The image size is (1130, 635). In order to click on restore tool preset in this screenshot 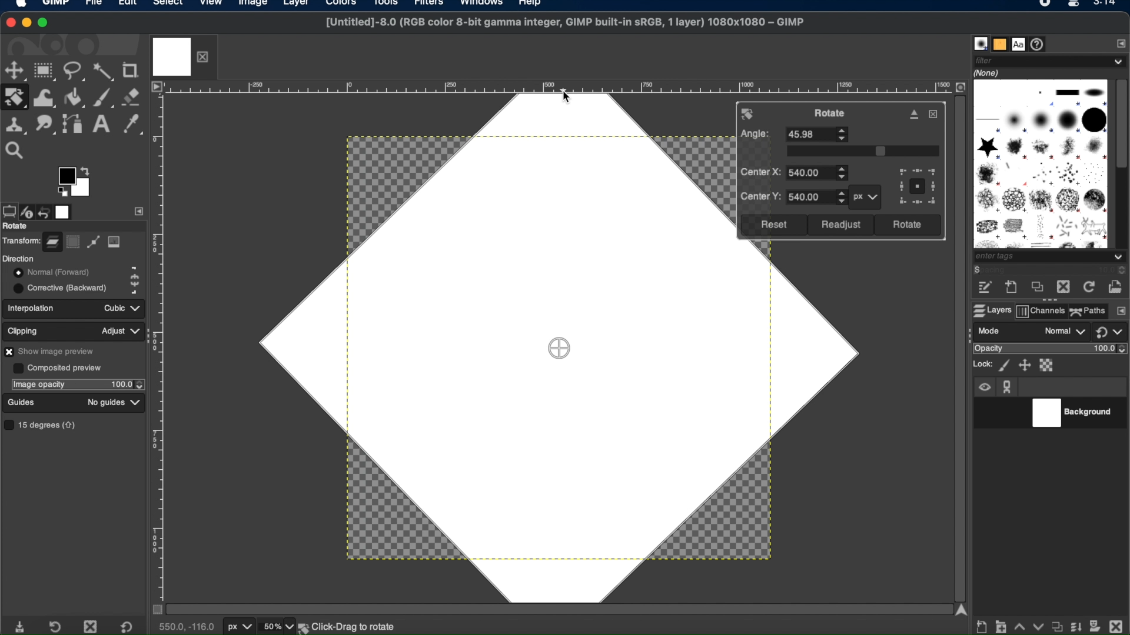, I will do `click(58, 626)`.